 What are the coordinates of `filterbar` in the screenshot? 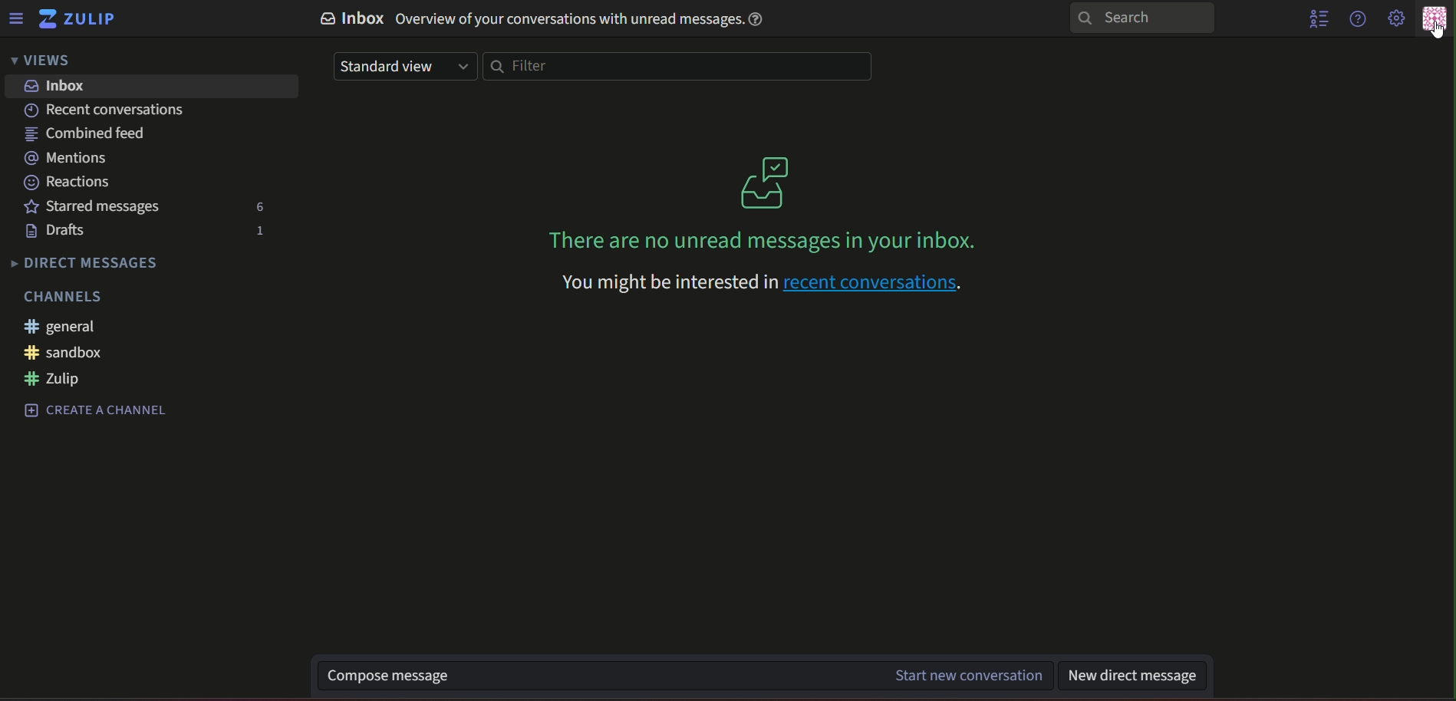 It's located at (680, 66).